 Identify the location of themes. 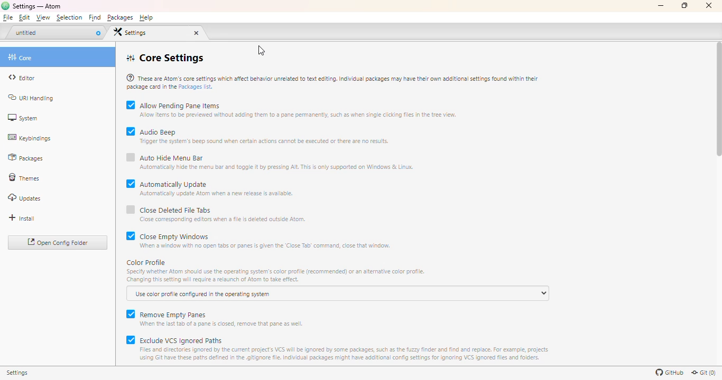
(25, 178).